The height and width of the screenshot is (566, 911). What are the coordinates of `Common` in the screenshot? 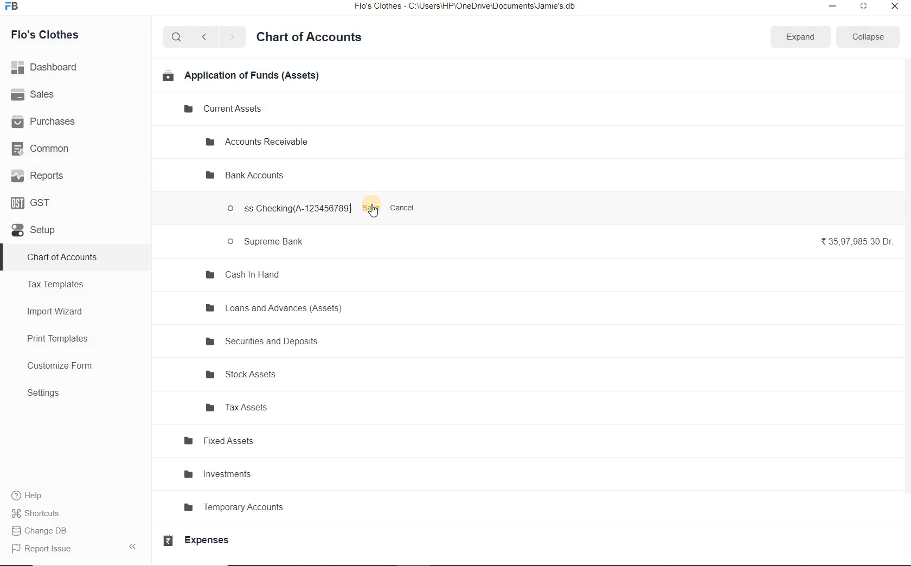 It's located at (42, 148).